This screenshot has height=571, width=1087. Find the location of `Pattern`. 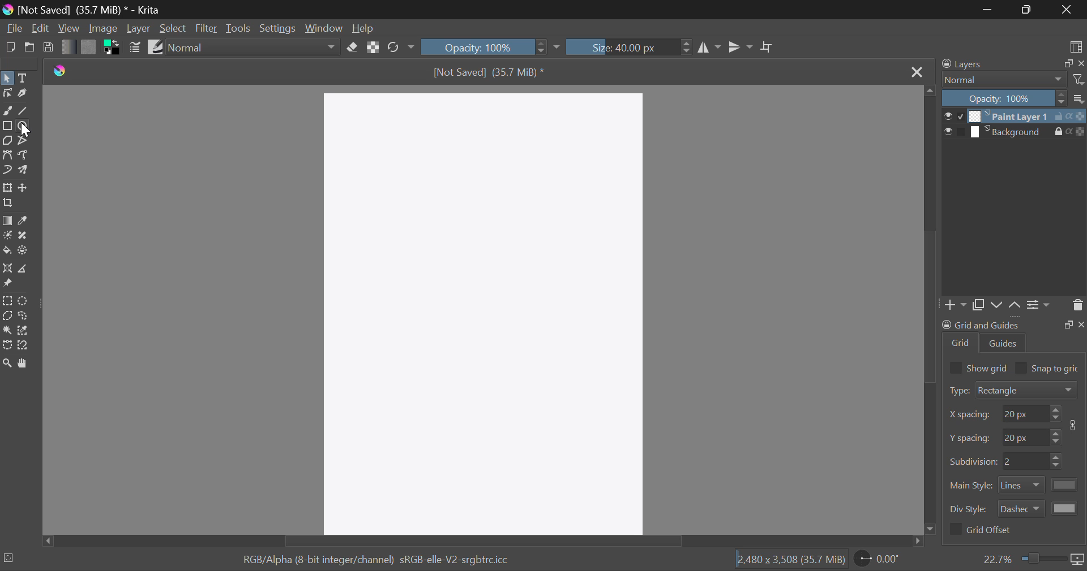

Pattern is located at coordinates (88, 49).